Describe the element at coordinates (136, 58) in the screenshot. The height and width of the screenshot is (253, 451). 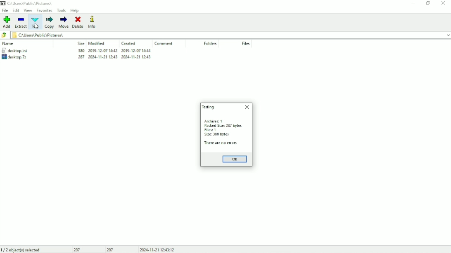
I see `2024-11-21 1243` at that location.